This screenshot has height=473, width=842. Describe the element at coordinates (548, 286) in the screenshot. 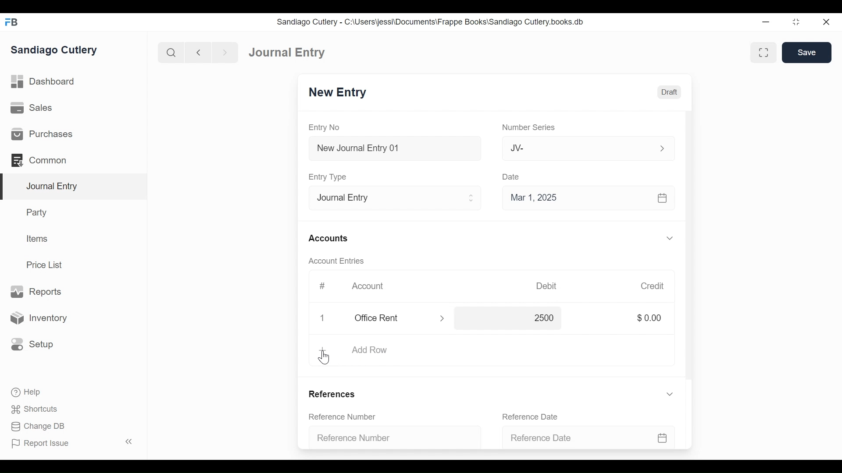

I see `Debit` at that location.